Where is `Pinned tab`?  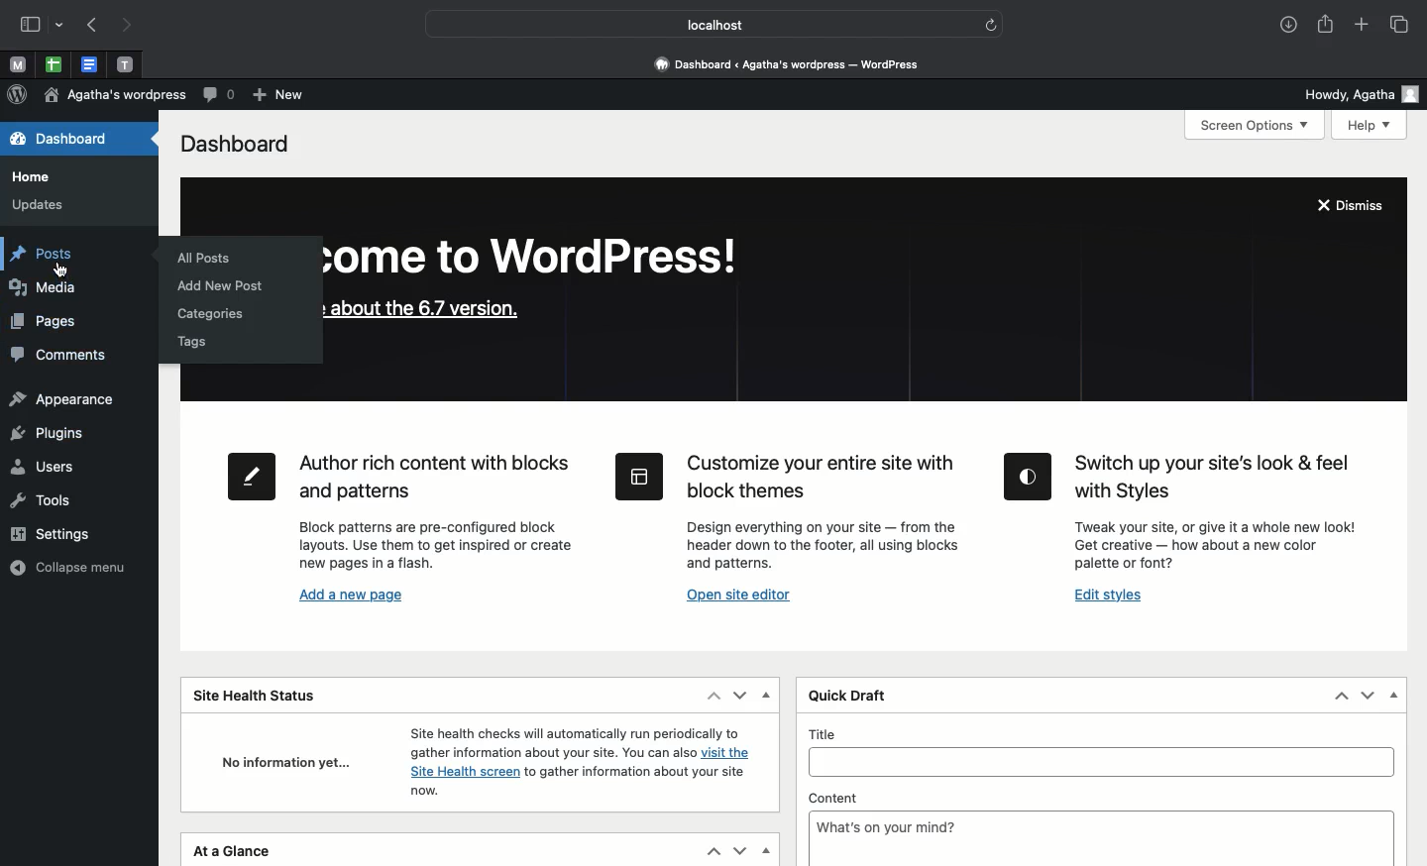 Pinned tab is located at coordinates (18, 66).